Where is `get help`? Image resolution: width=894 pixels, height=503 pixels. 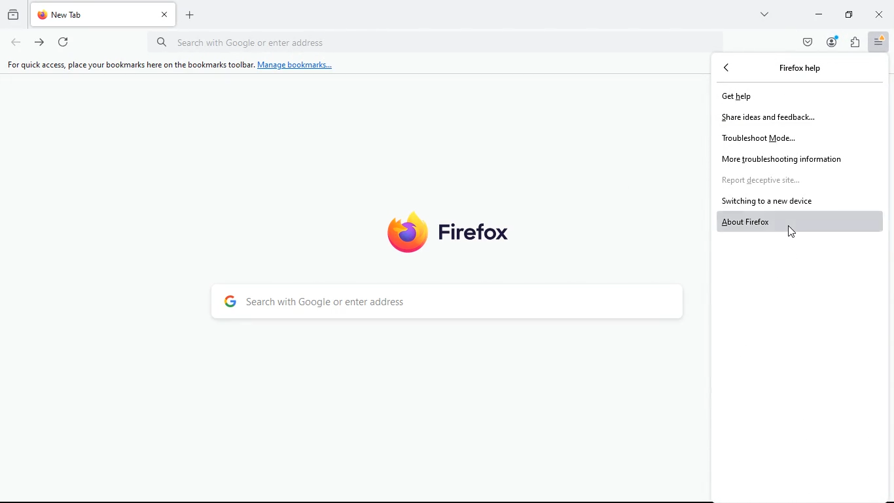
get help is located at coordinates (749, 98).